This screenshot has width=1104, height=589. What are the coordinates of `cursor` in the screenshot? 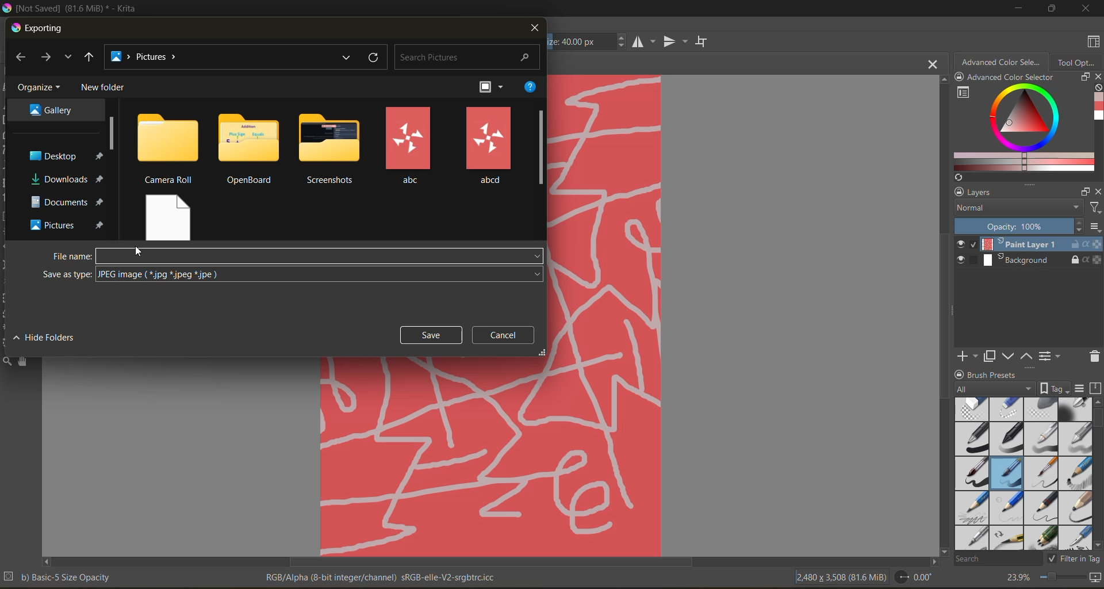 It's located at (140, 253).